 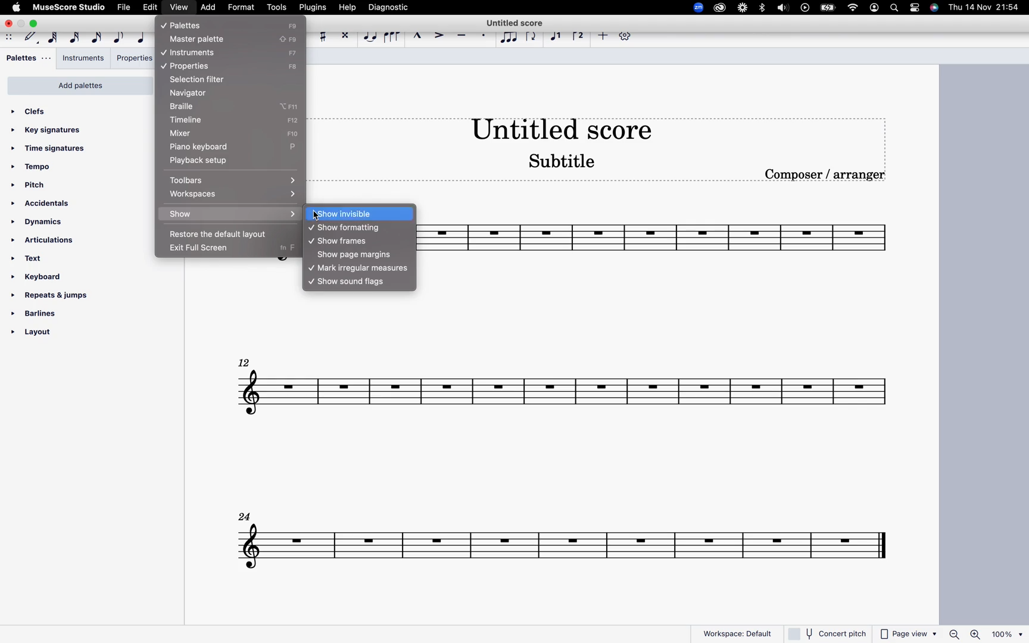 What do you see at coordinates (736, 633) in the screenshot?
I see `workspace: default` at bounding box center [736, 633].